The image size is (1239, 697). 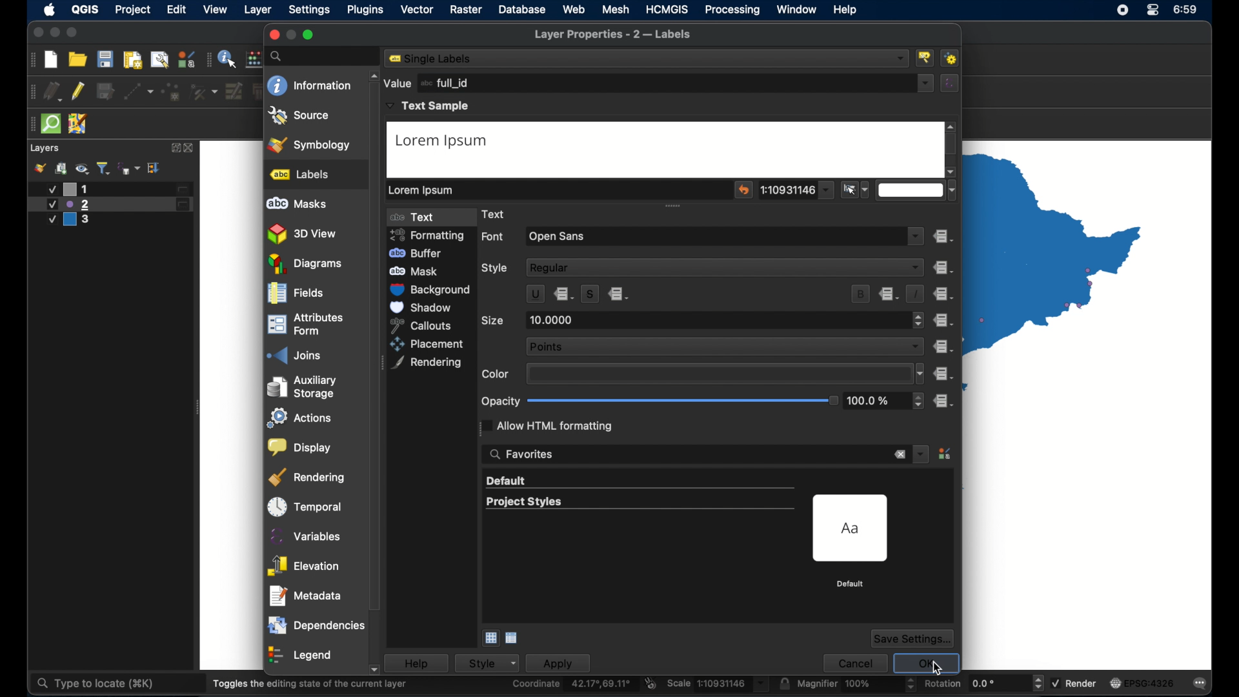 I want to click on view, so click(x=216, y=10).